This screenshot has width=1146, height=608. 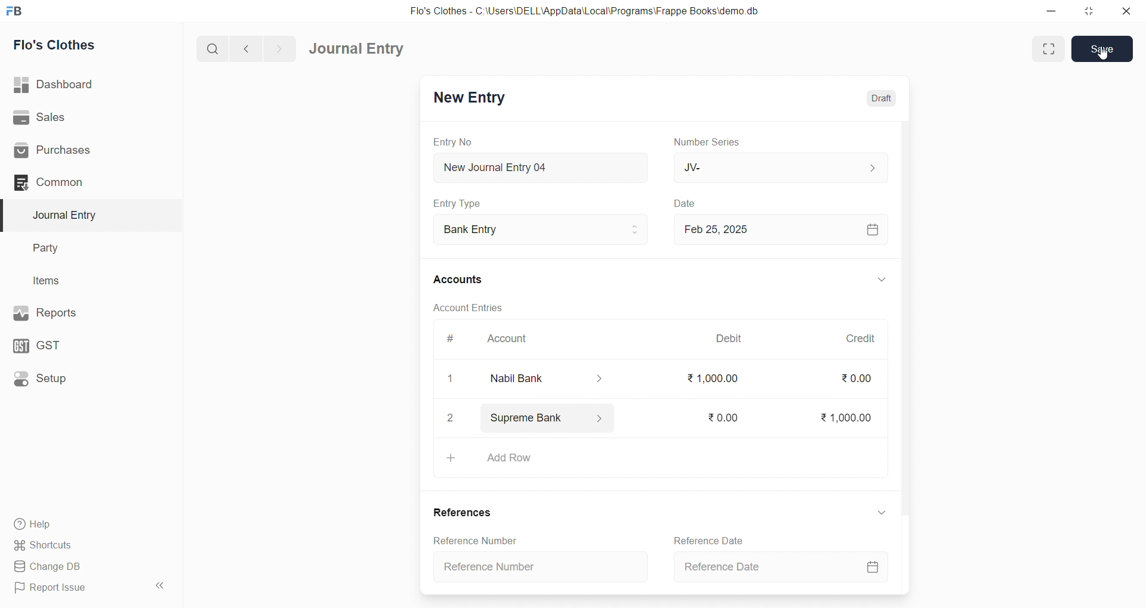 I want to click on search, so click(x=215, y=48).